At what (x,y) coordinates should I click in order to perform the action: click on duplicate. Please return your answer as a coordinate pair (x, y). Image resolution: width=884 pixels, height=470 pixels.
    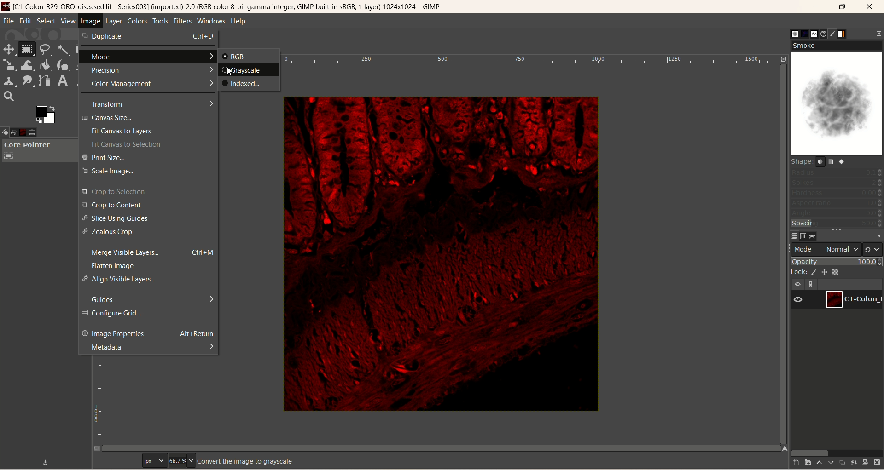
    Looking at the image, I should click on (149, 36).